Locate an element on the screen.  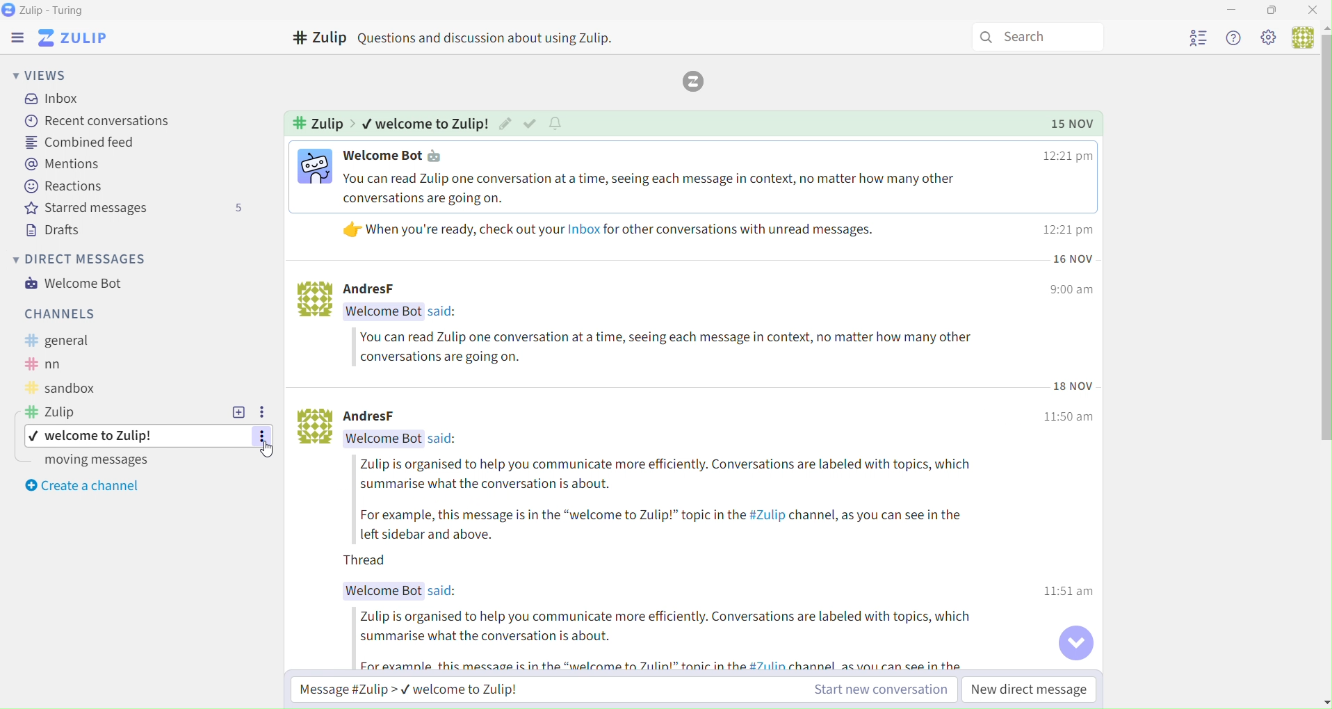
Reactions is located at coordinates (65, 186).